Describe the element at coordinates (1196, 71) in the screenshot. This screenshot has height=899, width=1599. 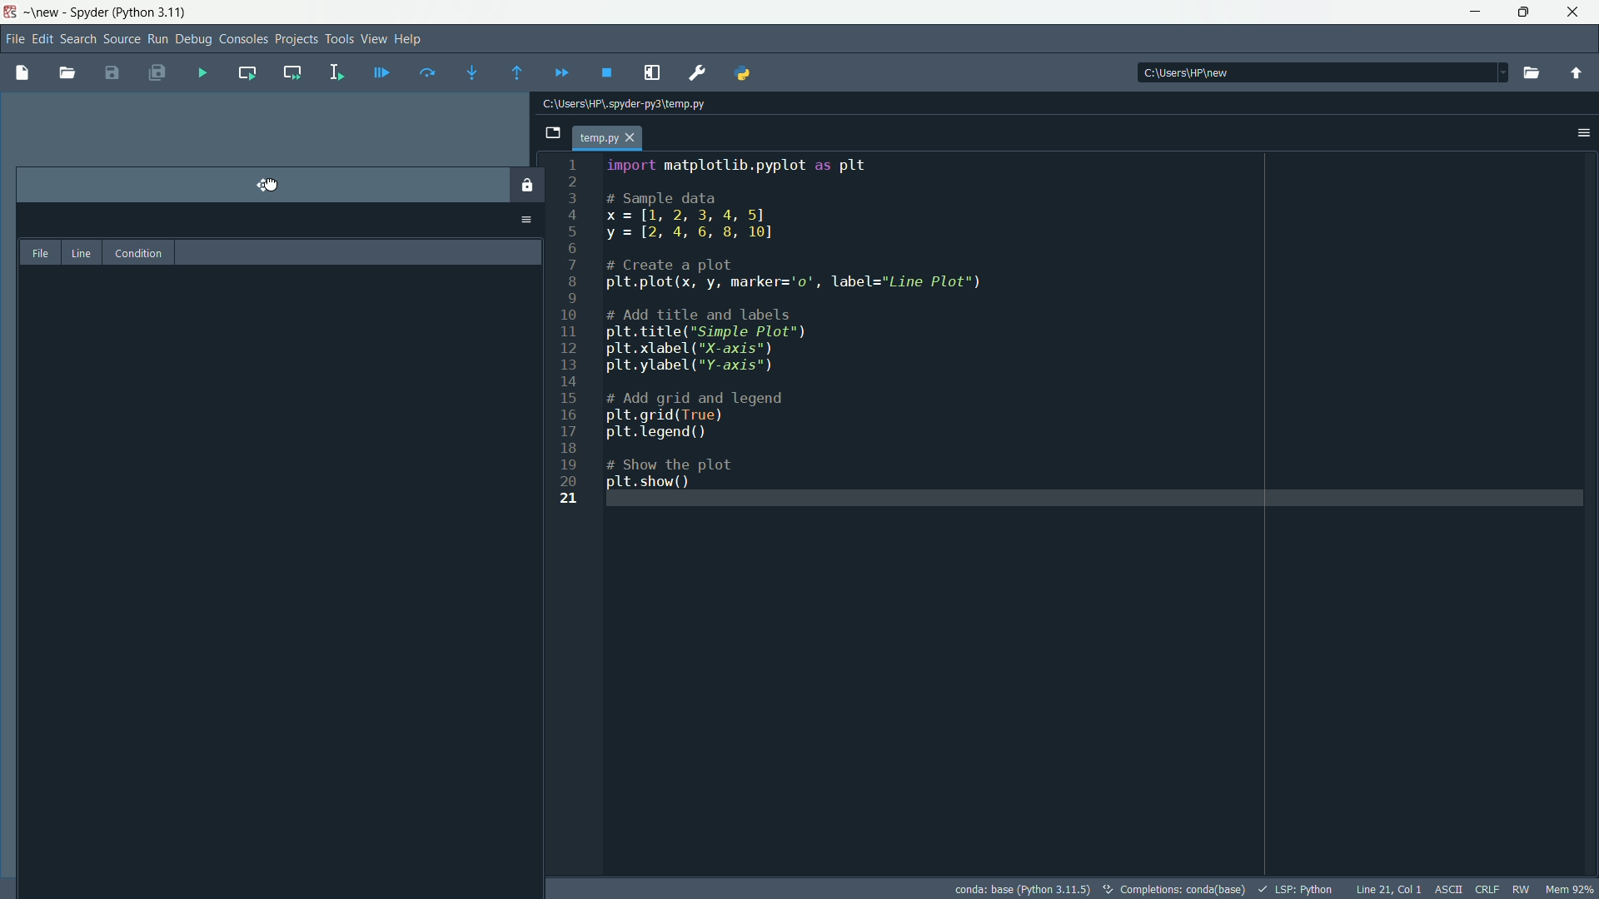
I see `C:\Users\HP\new` at that location.